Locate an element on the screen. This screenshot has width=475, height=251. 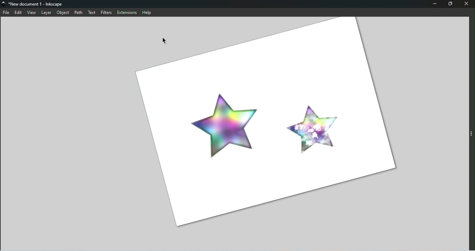
Path is located at coordinates (78, 12).